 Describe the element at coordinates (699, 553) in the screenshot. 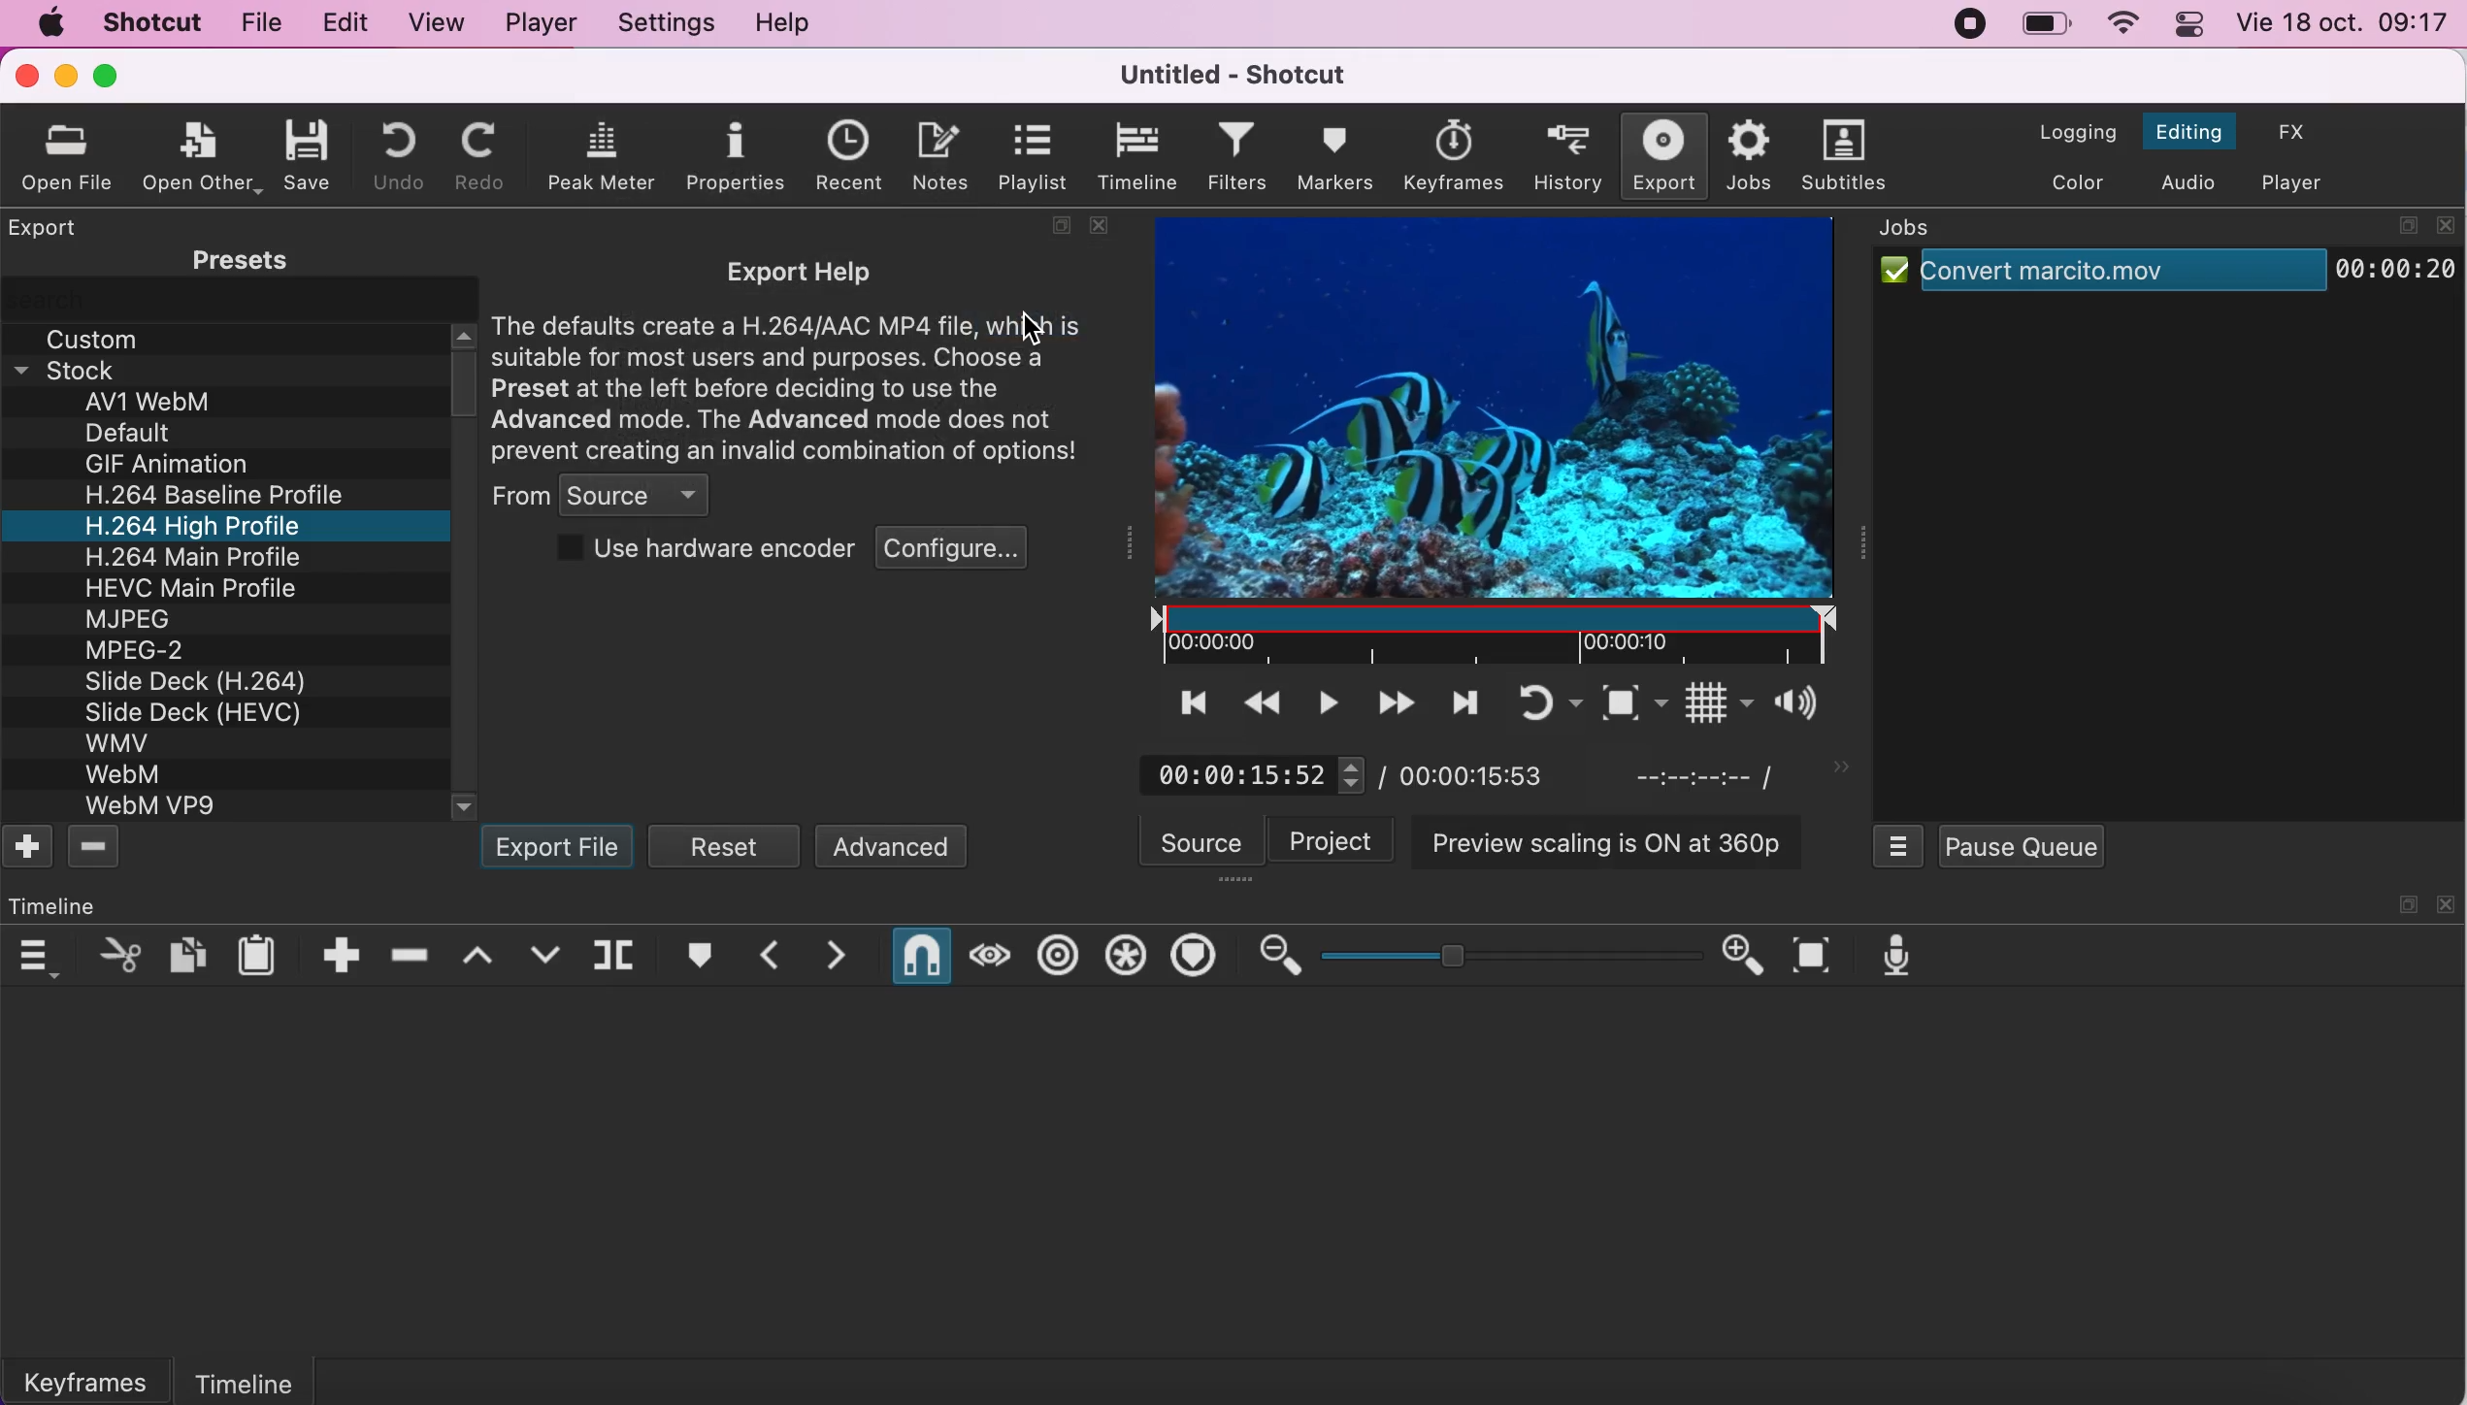

I see `use hardware encoder` at that location.